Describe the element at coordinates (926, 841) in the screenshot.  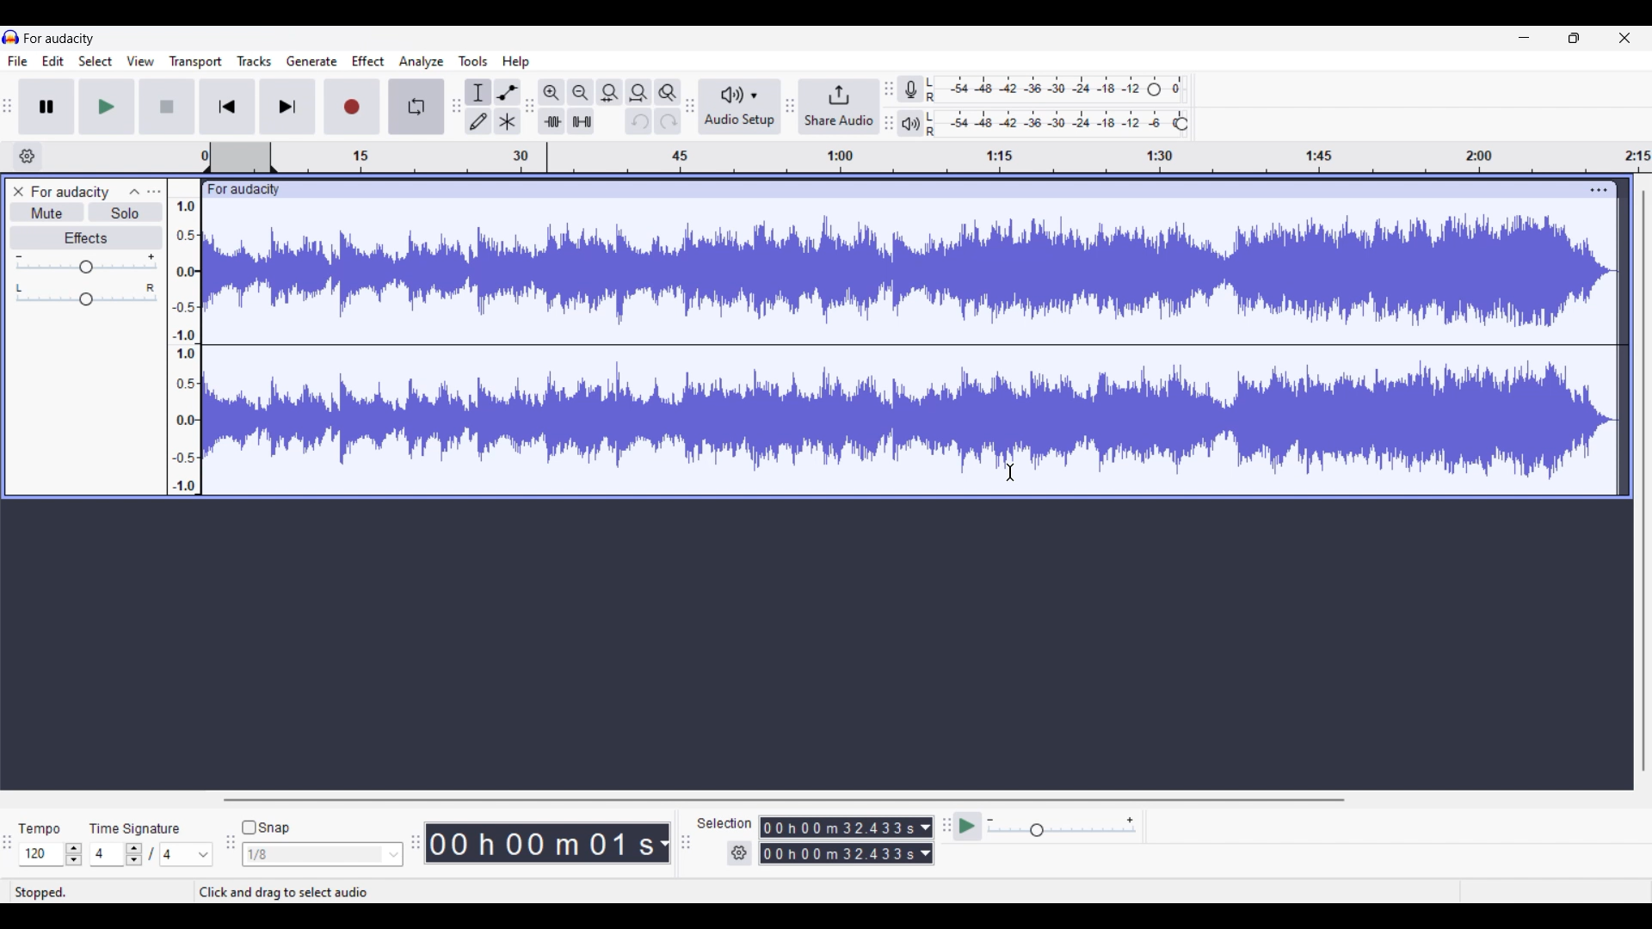
I see `Duration measurement` at that location.